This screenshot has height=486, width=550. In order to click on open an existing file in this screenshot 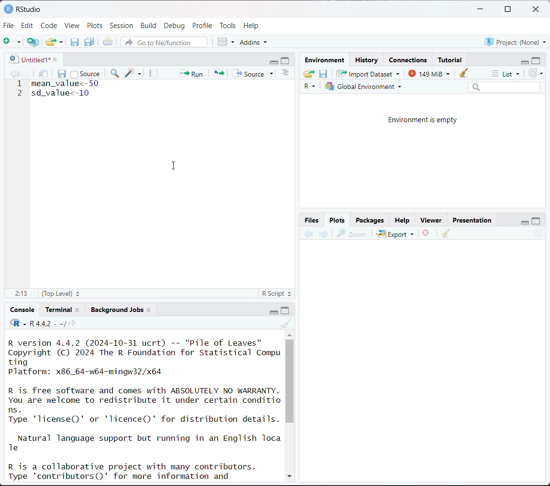, I will do `click(51, 40)`.